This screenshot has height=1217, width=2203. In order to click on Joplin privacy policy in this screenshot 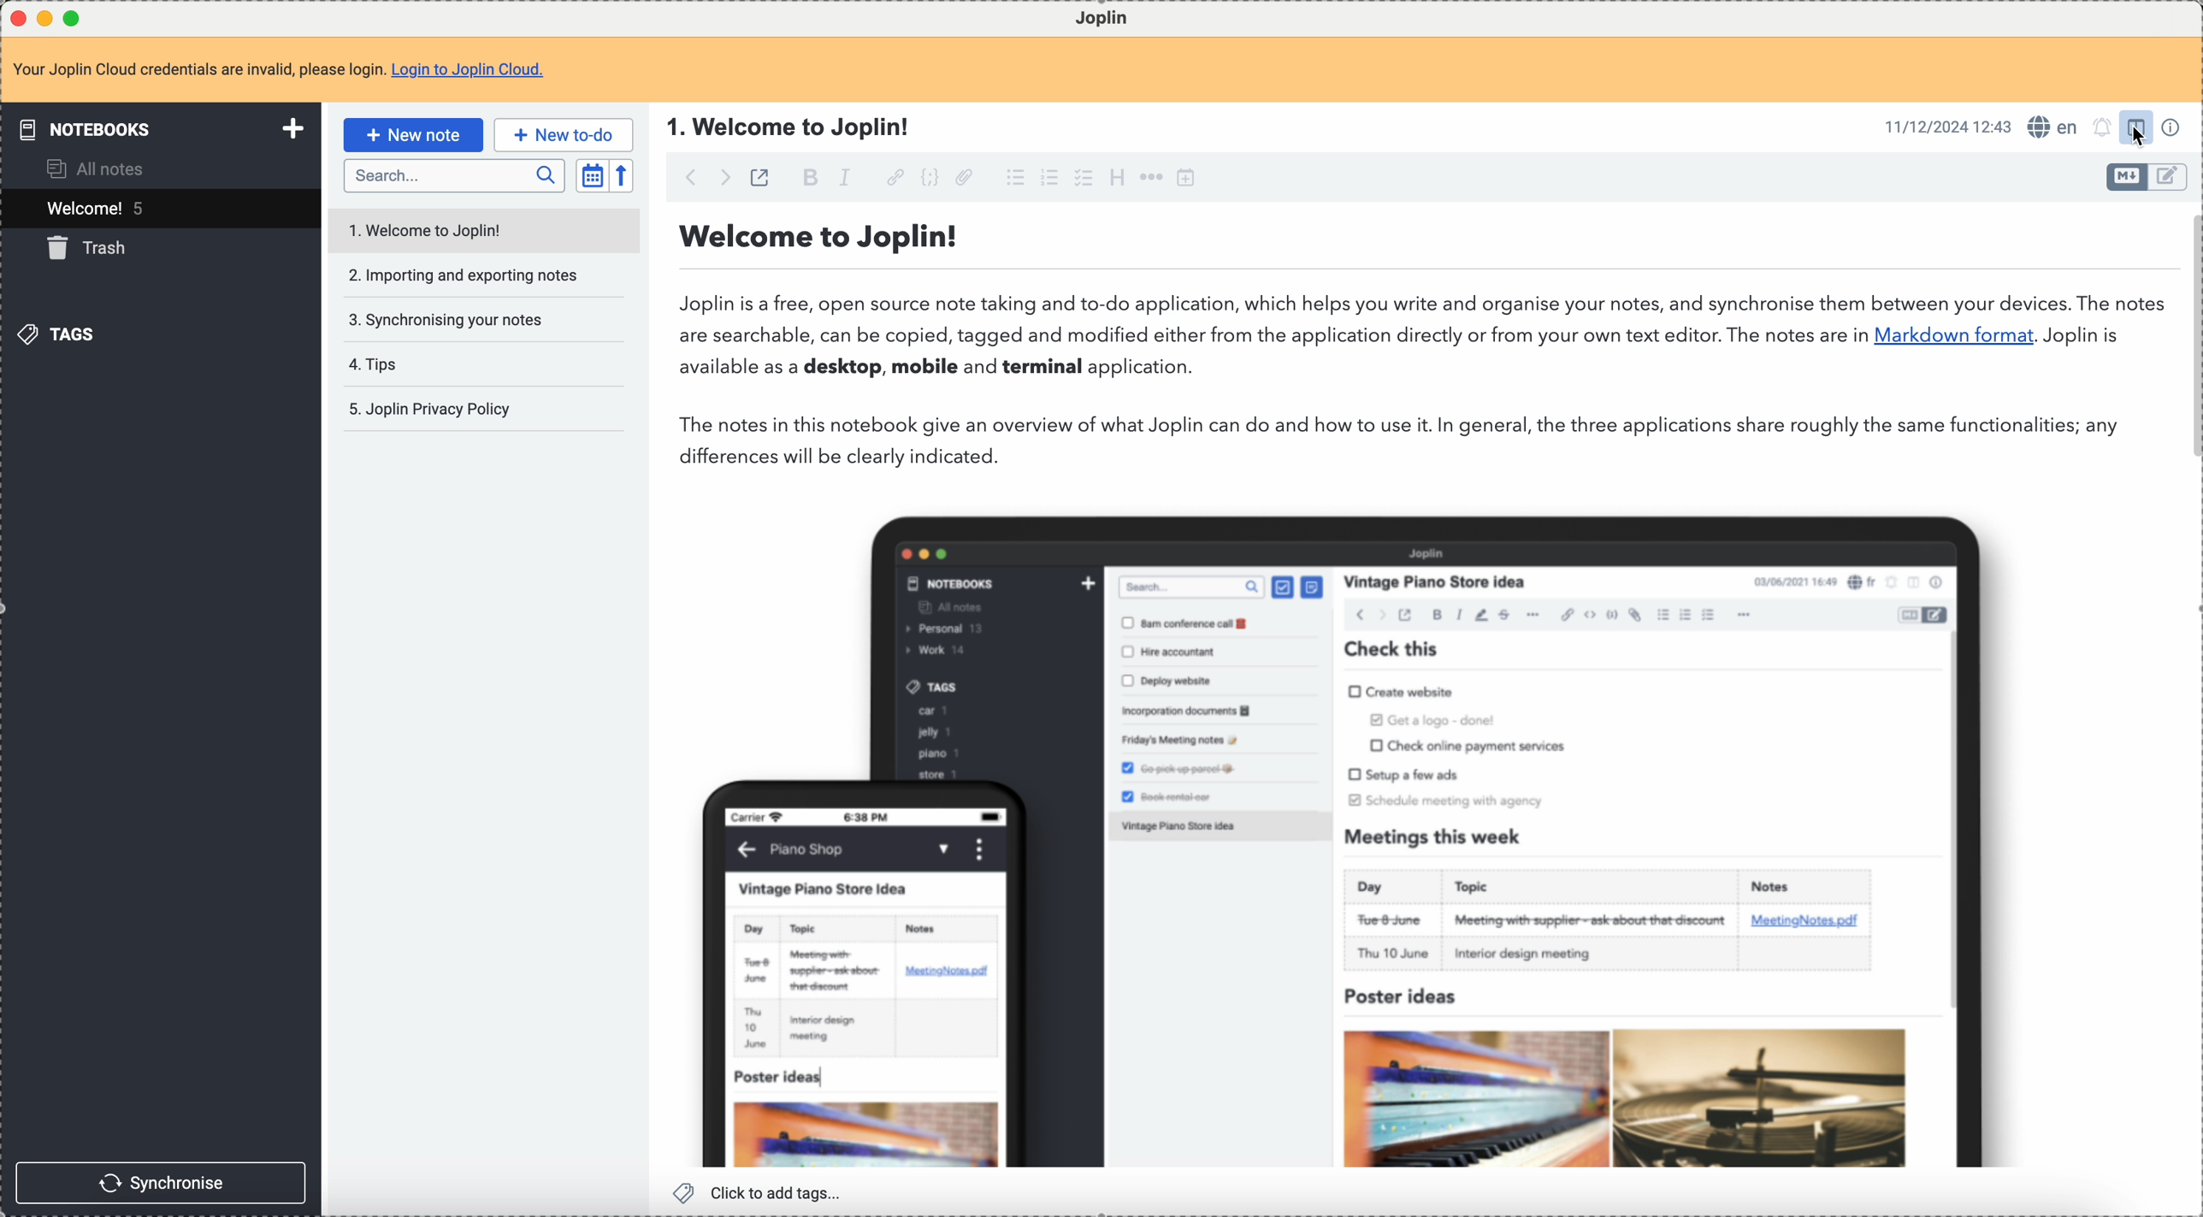, I will do `click(429, 411)`.